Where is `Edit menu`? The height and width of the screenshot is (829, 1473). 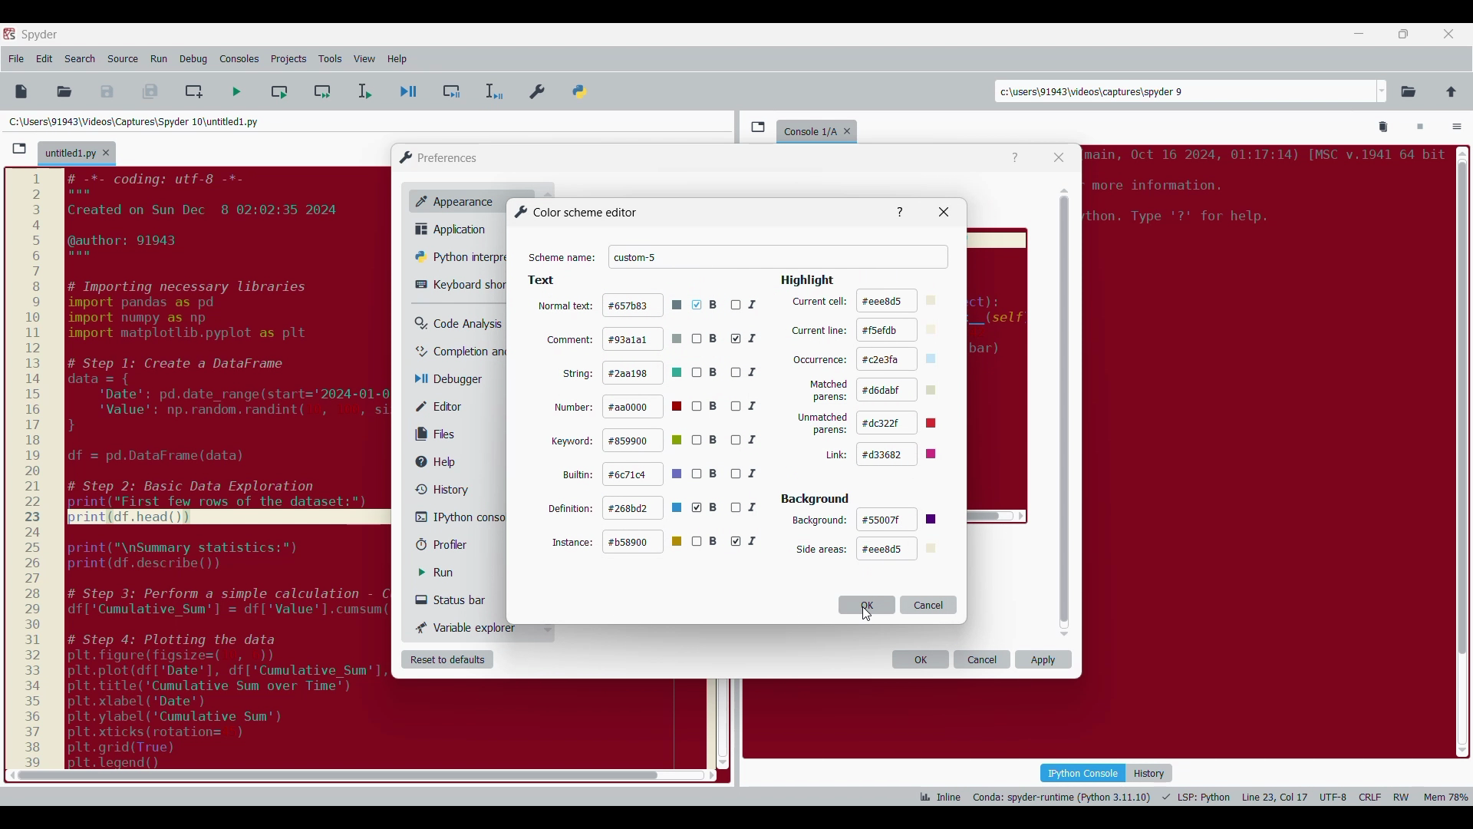 Edit menu is located at coordinates (44, 59).